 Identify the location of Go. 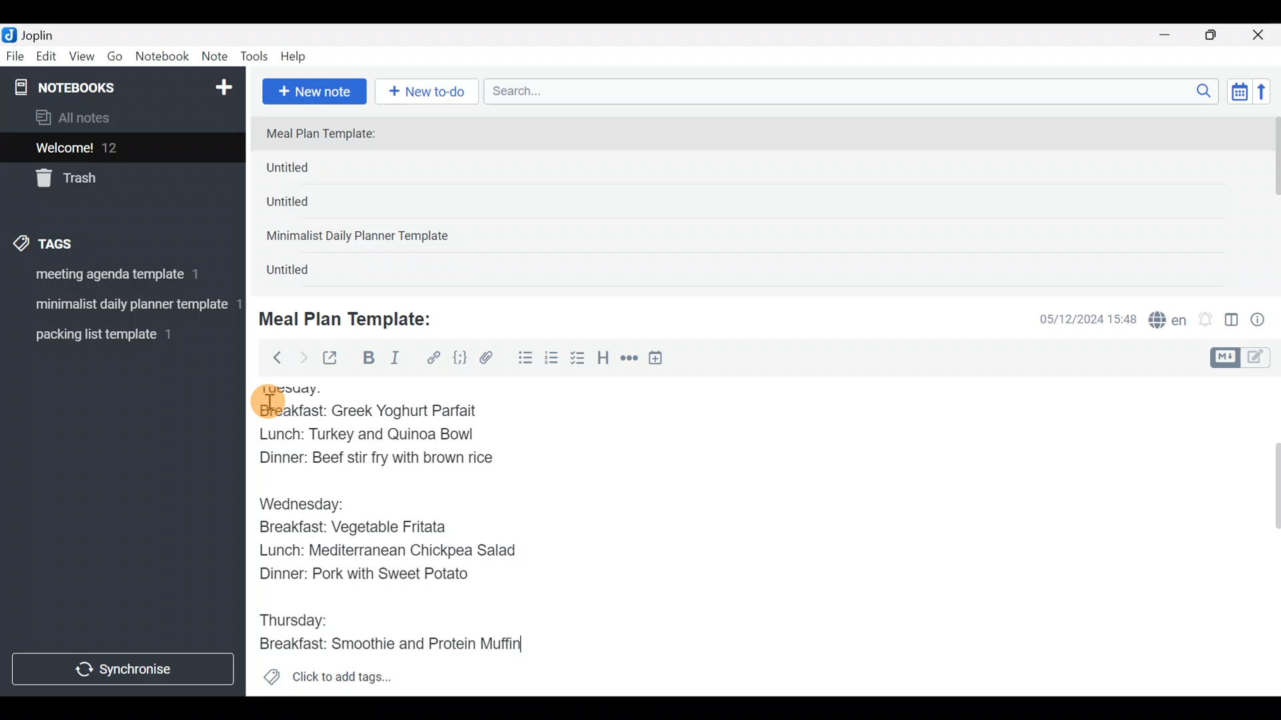
(115, 59).